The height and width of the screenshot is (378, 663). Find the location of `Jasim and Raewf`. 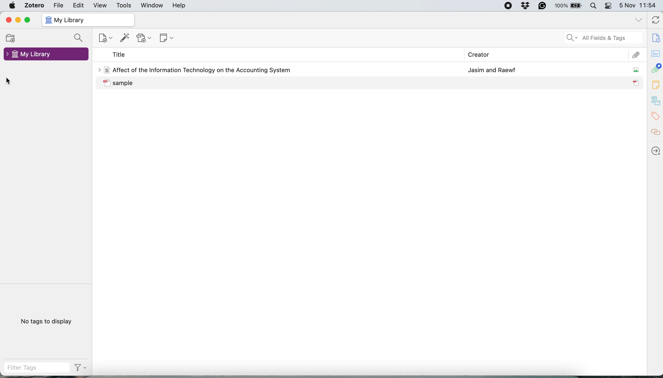

Jasim and Raewf is located at coordinates (490, 69).